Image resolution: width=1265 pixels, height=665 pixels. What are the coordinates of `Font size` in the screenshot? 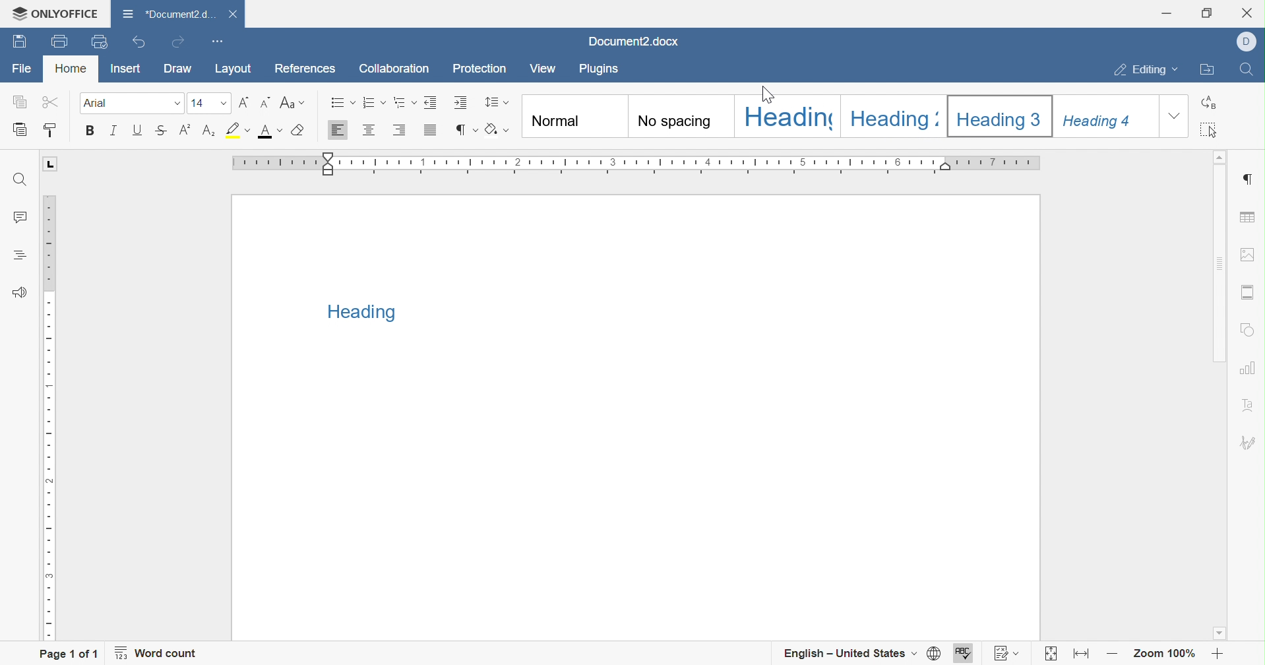 It's located at (206, 104).